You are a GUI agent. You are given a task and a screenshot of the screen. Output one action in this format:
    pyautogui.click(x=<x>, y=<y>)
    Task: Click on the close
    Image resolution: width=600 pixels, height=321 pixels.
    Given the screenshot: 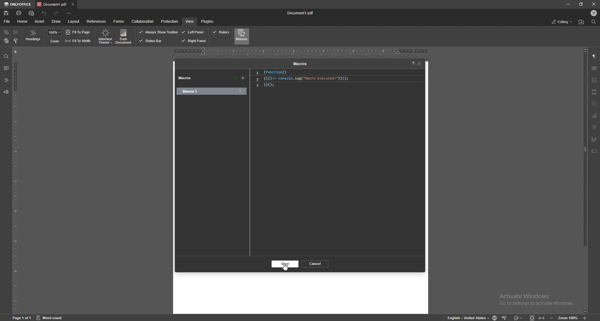 What is the action you would take?
    pyautogui.click(x=420, y=64)
    